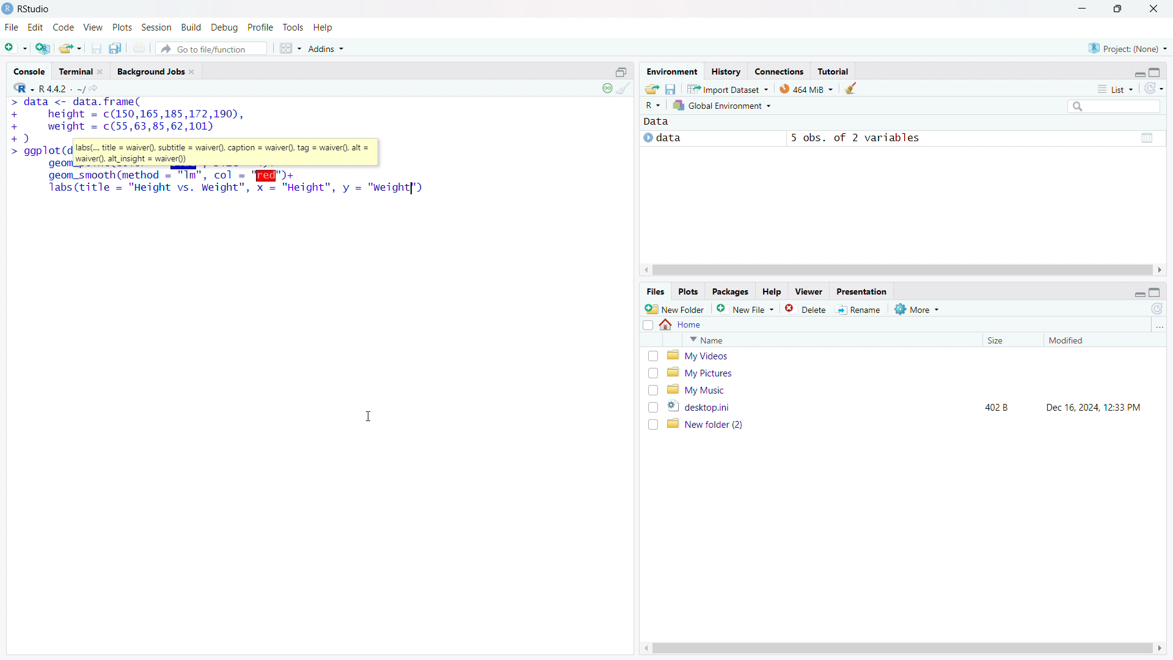 The image size is (1173, 660). What do you see at coordinates (29, 71) in the screenshot?
I see `console` at bounding box center [29, 71].